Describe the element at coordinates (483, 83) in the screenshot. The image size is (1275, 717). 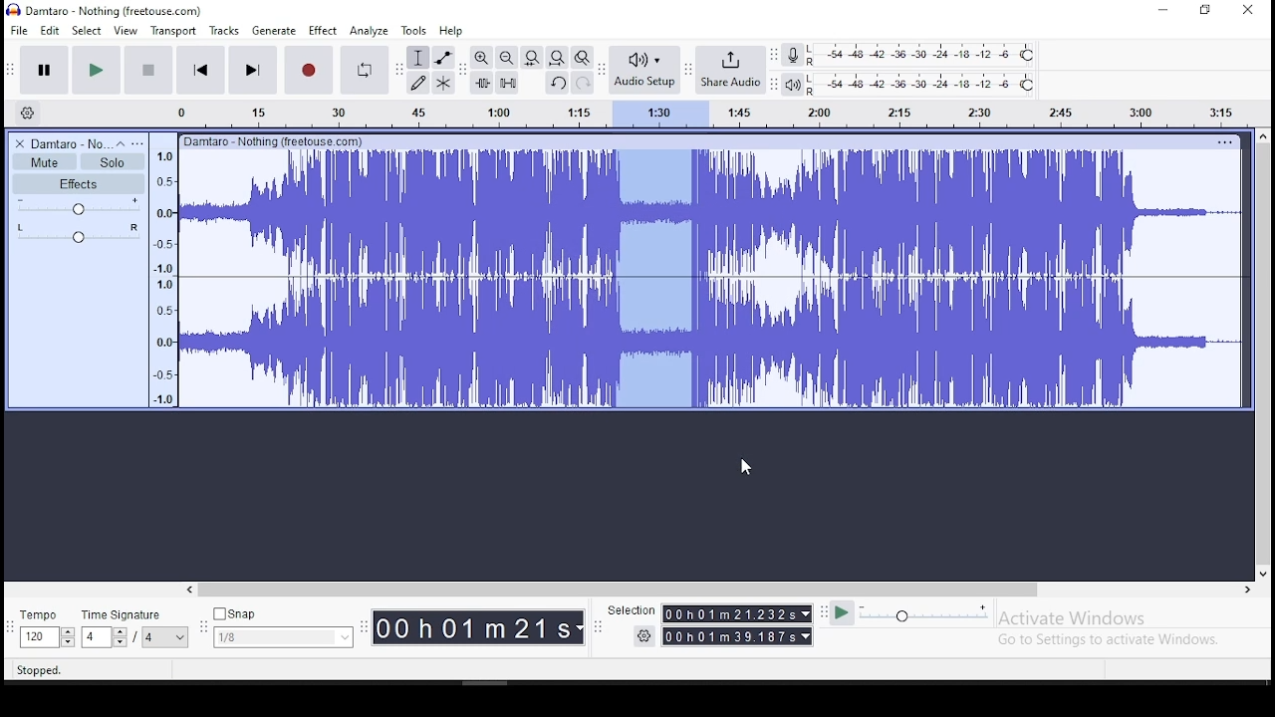
I see `trim audio outside selection` at that location.